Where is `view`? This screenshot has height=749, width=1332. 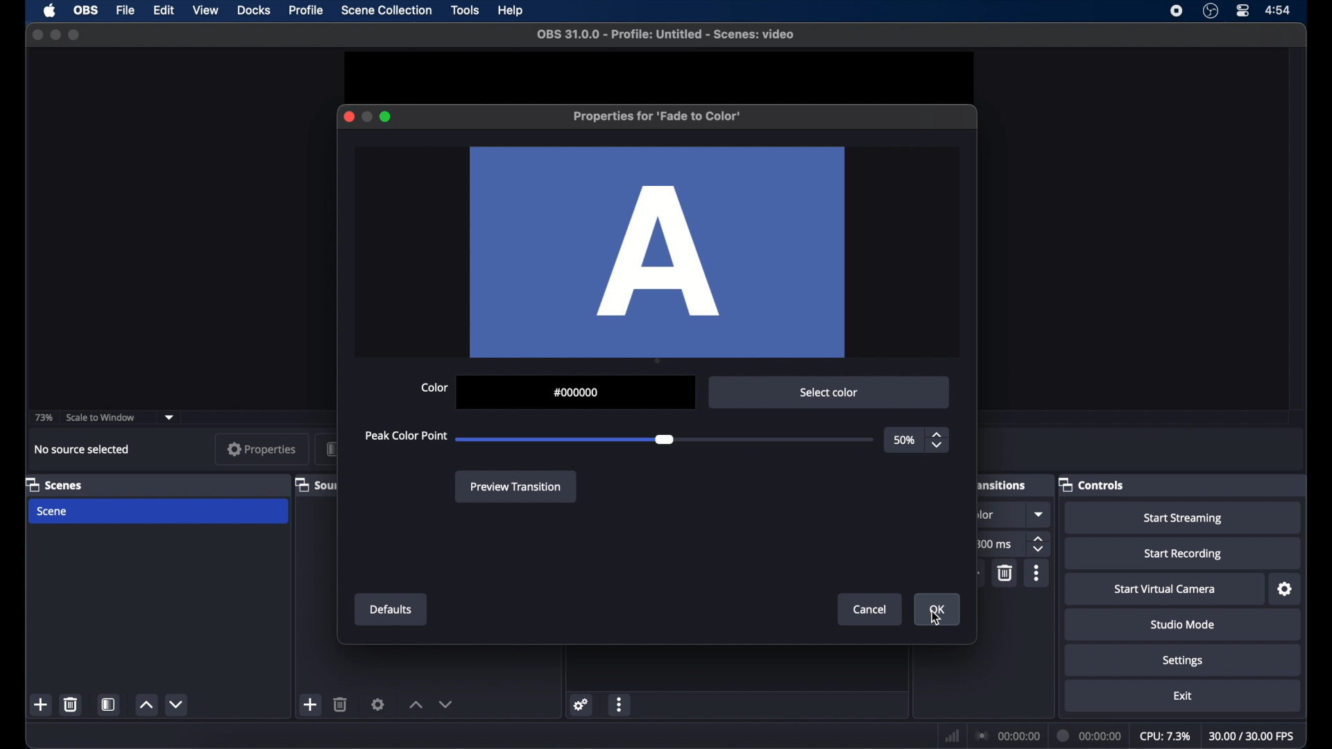 view is located at coordinates (207, 10).